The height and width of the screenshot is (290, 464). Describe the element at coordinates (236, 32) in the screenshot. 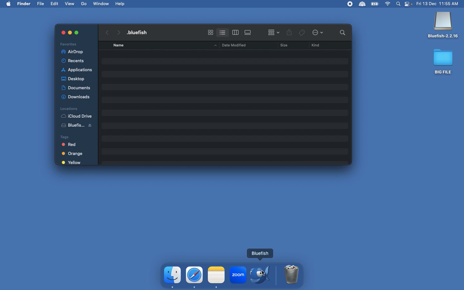

I see `Column View` at that location.